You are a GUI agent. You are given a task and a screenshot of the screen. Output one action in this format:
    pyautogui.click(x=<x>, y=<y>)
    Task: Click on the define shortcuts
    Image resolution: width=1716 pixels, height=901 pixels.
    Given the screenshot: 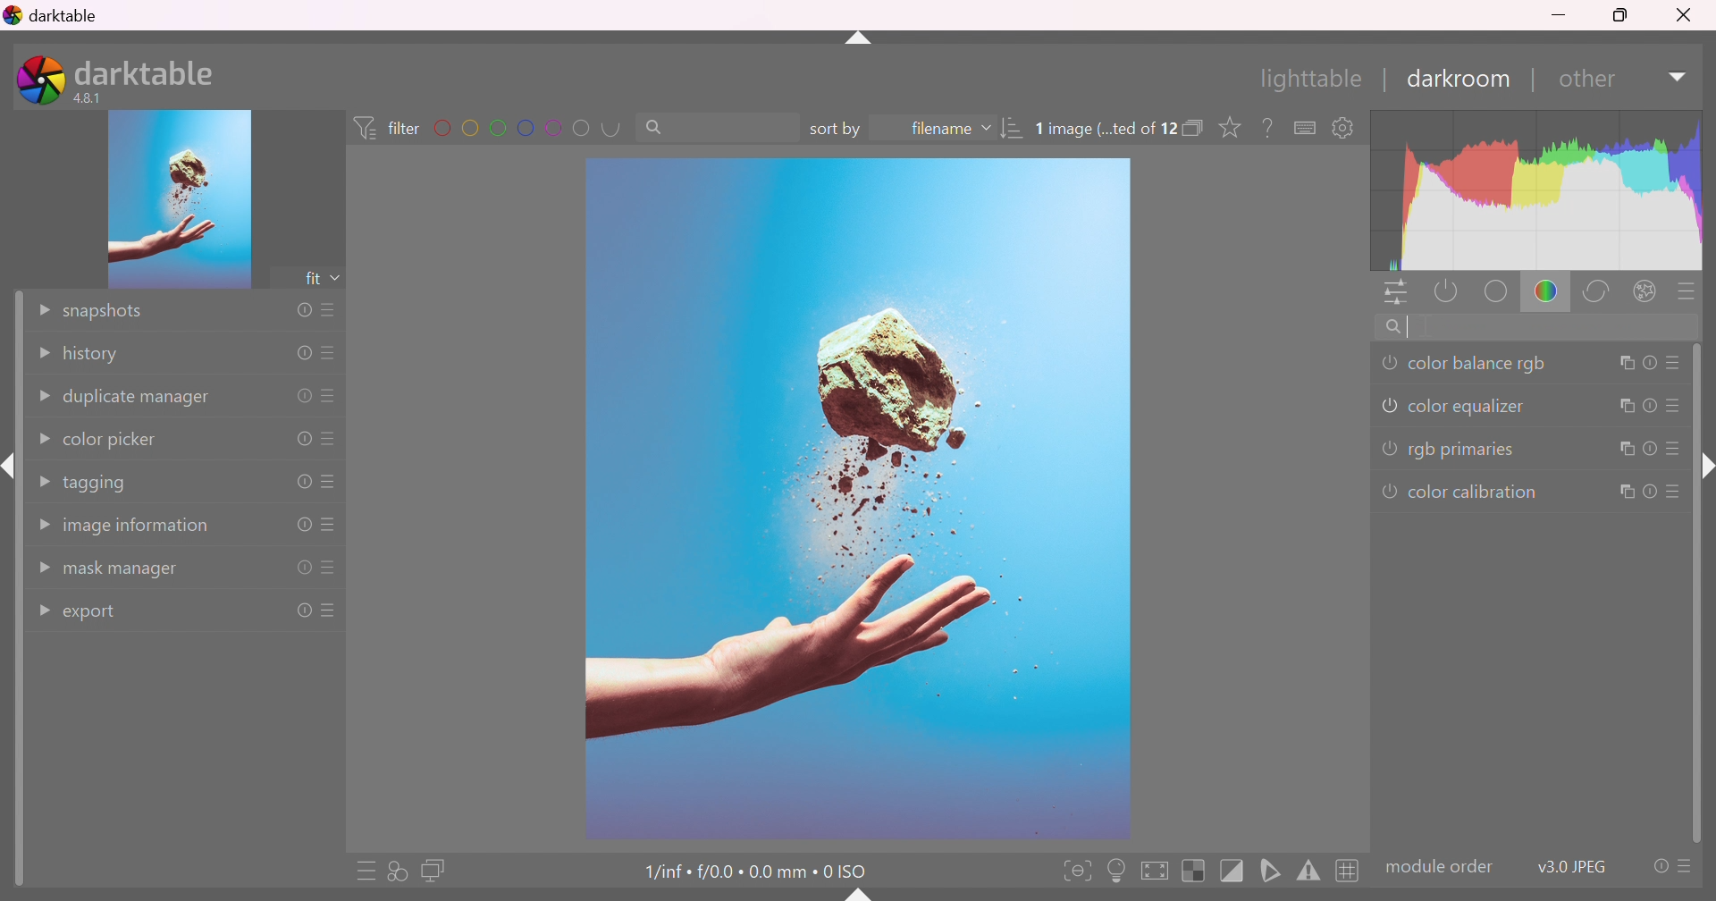 What is the action you would take?
    pyautogui.click(x=1305, y=130)
    